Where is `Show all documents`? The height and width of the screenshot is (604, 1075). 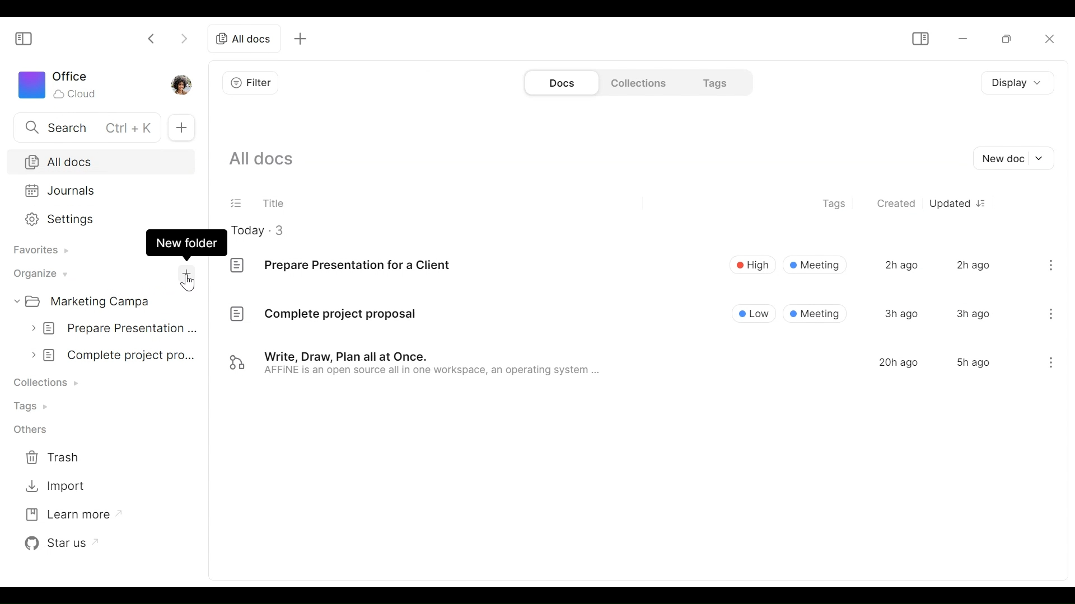
Show all documents is located at coordinates (267, 160).